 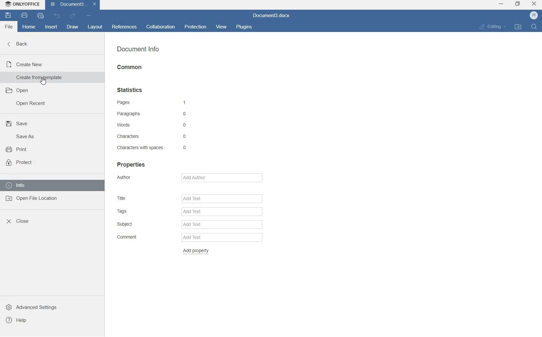 What do you see at coordinates (222, 224) in the screenshot?
I see `add text` at bounding box center [222, 224].